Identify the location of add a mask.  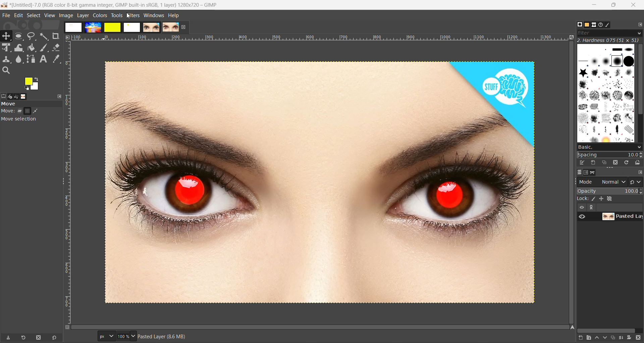
(631, 339).